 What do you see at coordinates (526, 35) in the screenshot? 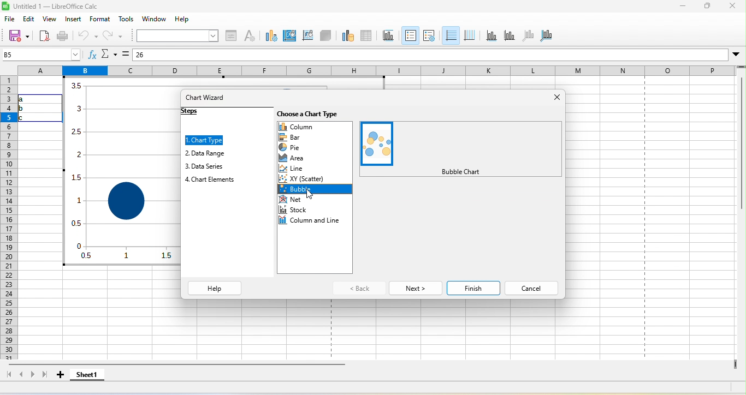
I see `z axis` at bounding box center [526, 35].